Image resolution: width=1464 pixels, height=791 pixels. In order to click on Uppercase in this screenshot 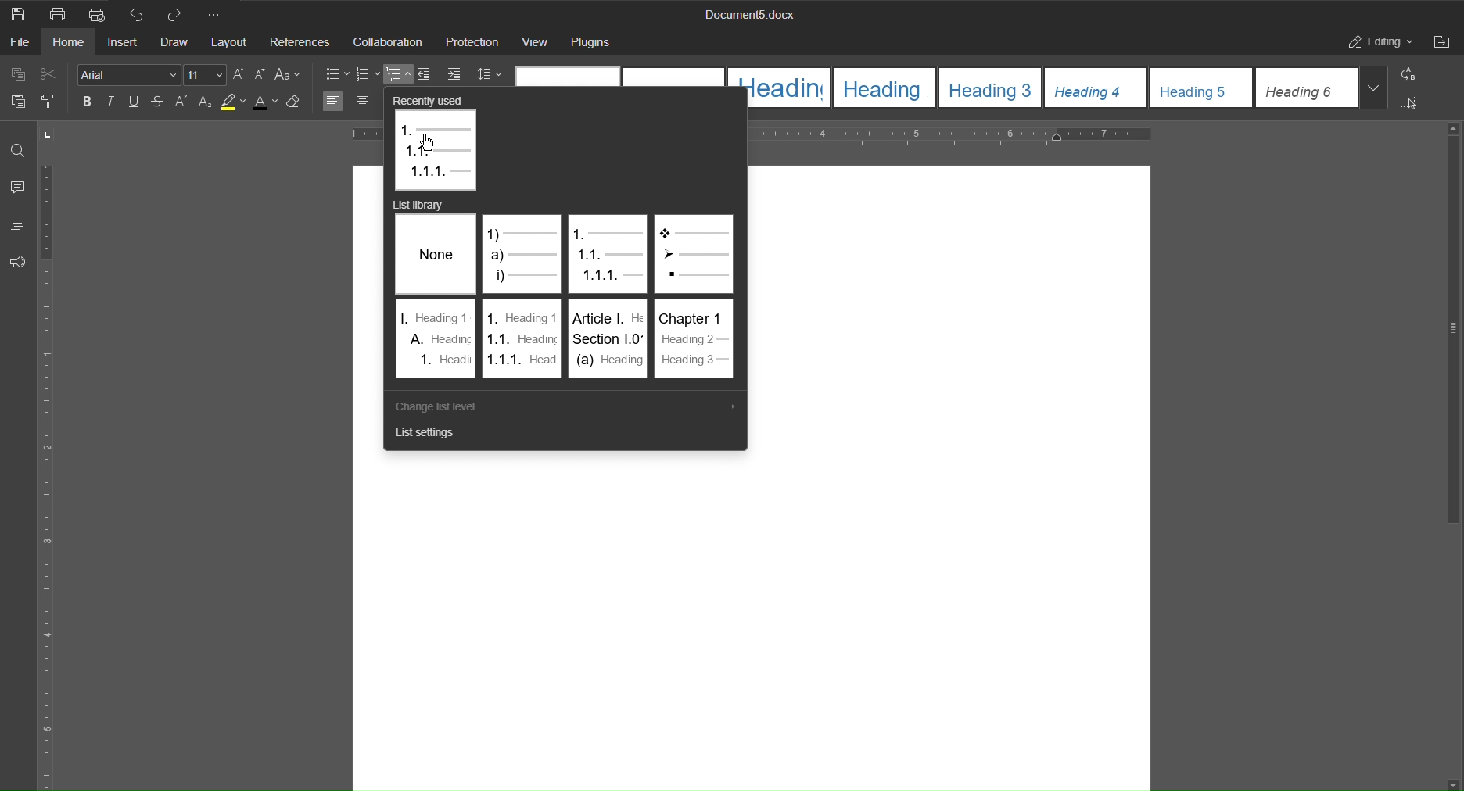, I will do `click(240, 74)`.